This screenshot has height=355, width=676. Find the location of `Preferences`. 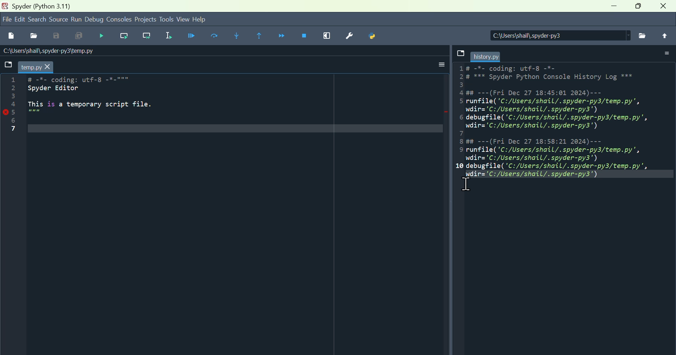

Preferences is located at coordinates (352, 36).